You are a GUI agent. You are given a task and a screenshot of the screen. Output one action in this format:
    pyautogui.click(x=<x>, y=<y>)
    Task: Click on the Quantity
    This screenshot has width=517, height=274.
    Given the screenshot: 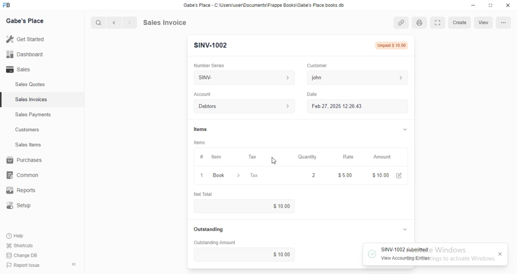 What is the action you would take?
    pyautogui.click(x=304, y=176)
    